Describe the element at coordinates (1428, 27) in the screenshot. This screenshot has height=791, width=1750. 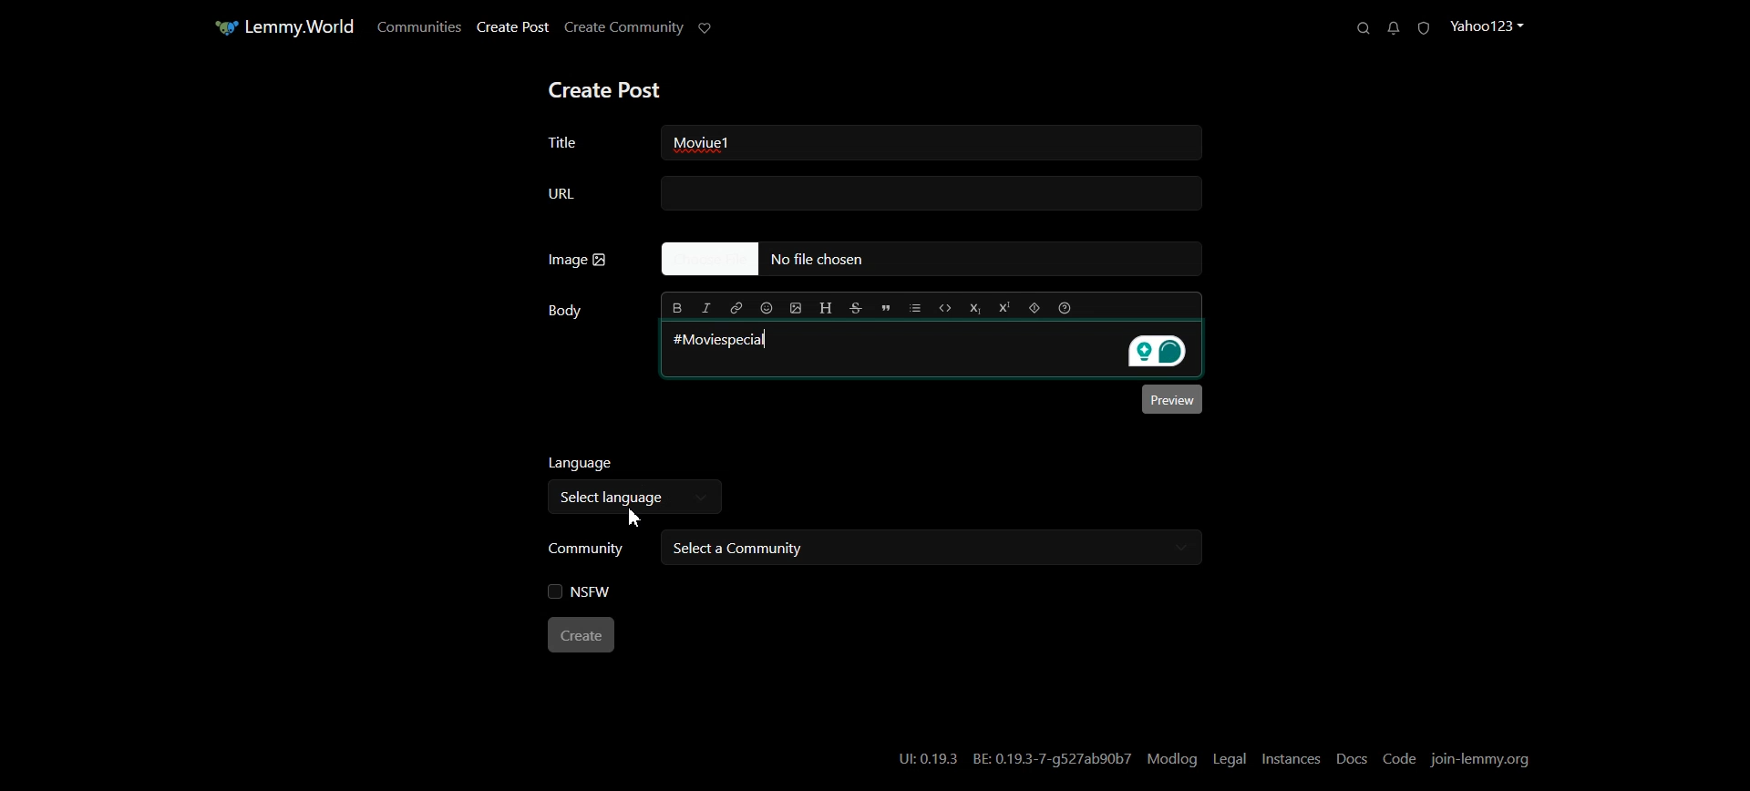
I see `Unread Report` at that location.